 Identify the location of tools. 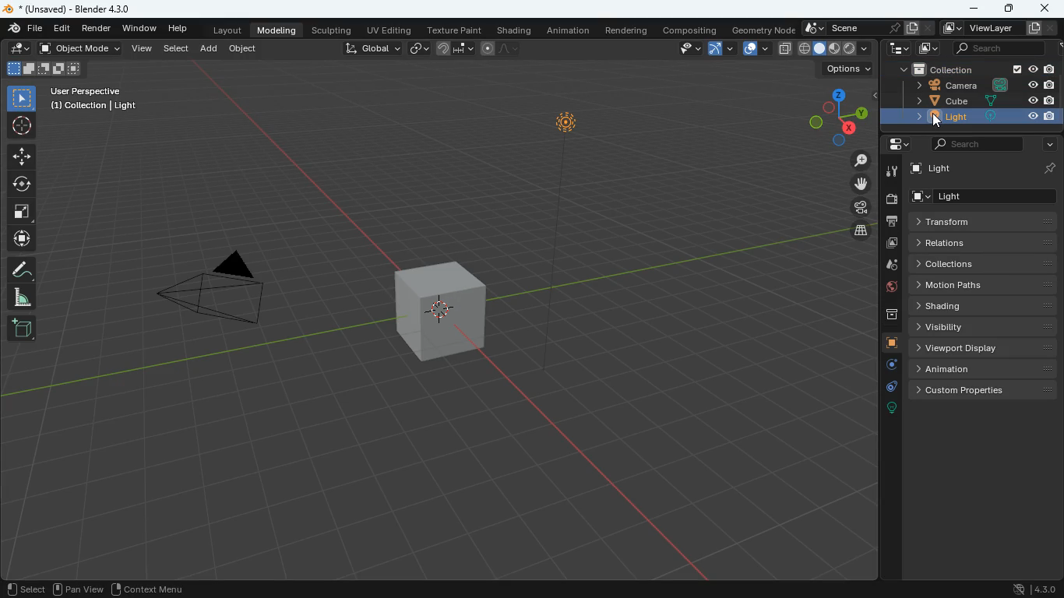
(891, 172).